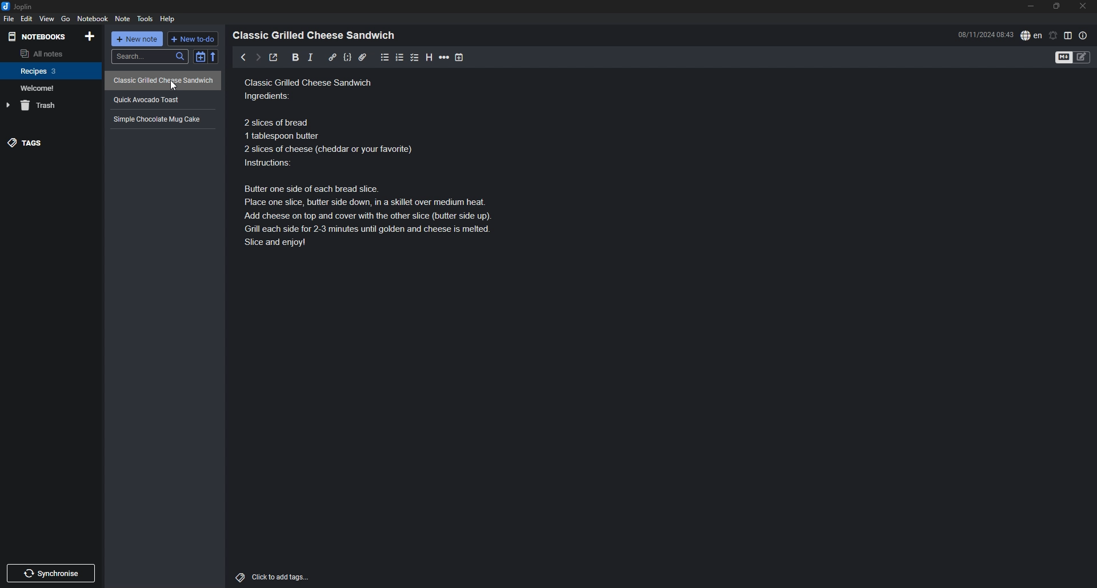  Describe the element at coordinates (1084, 6) in the screenshot. I see `close` at that location.